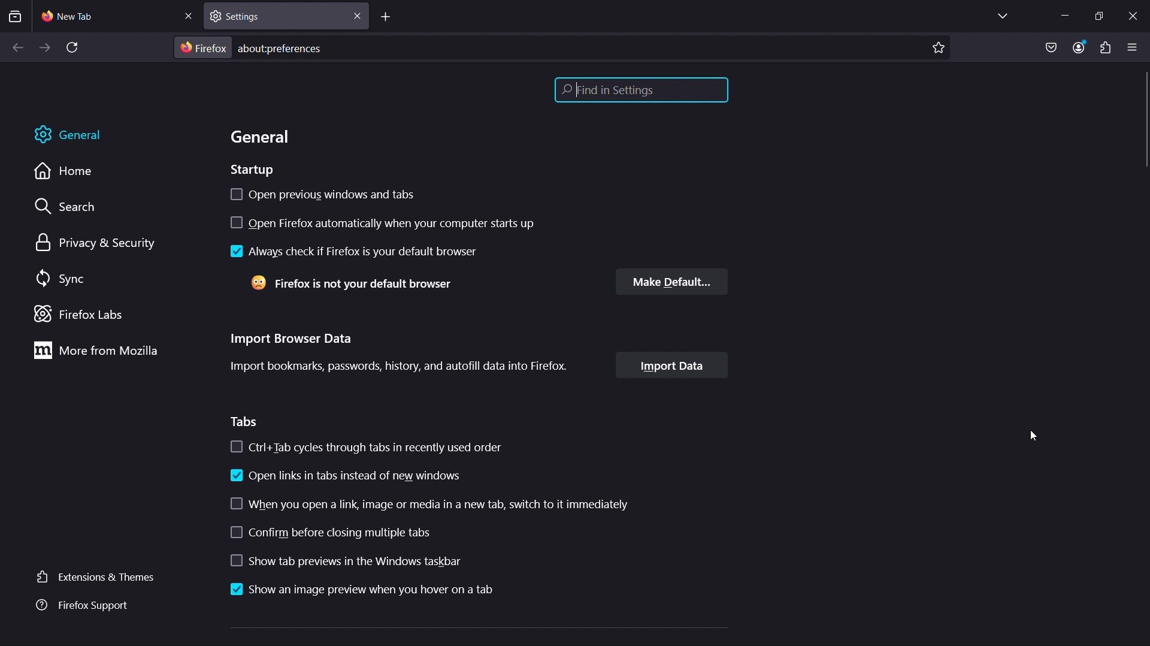 The height and width of the screenshot is (646, 1150). Describe the element at coordinates (383, 221) in the screenshot. I see `Open firefox automatically` at that location.